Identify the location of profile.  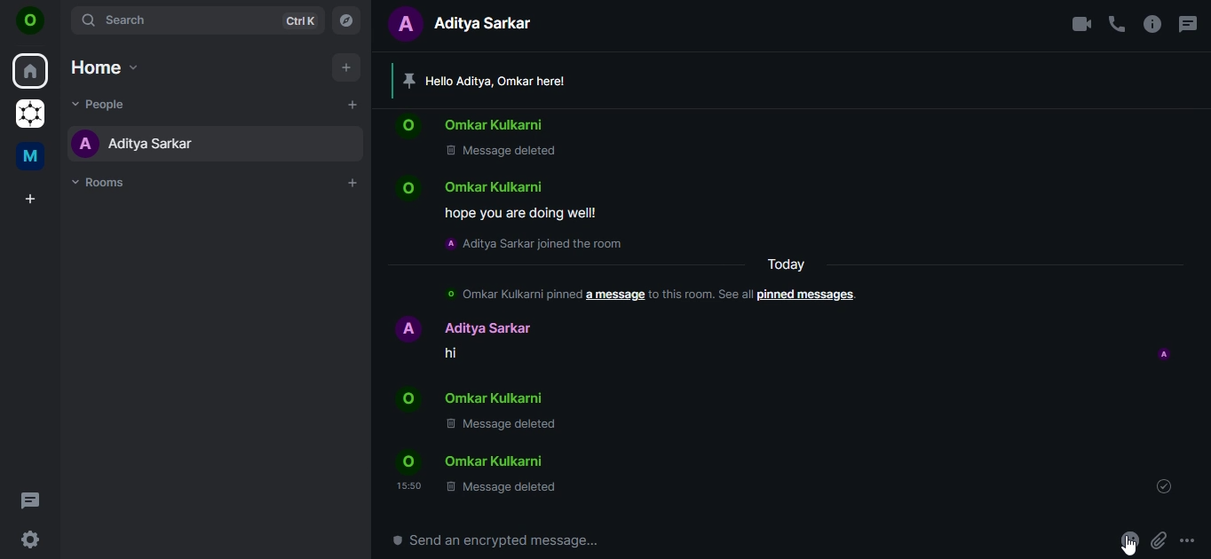
(1164, 354).